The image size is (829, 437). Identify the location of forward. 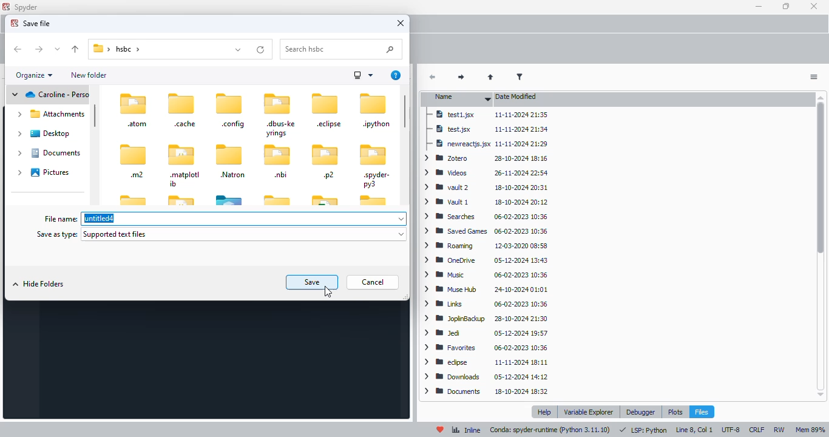
(39, 49).